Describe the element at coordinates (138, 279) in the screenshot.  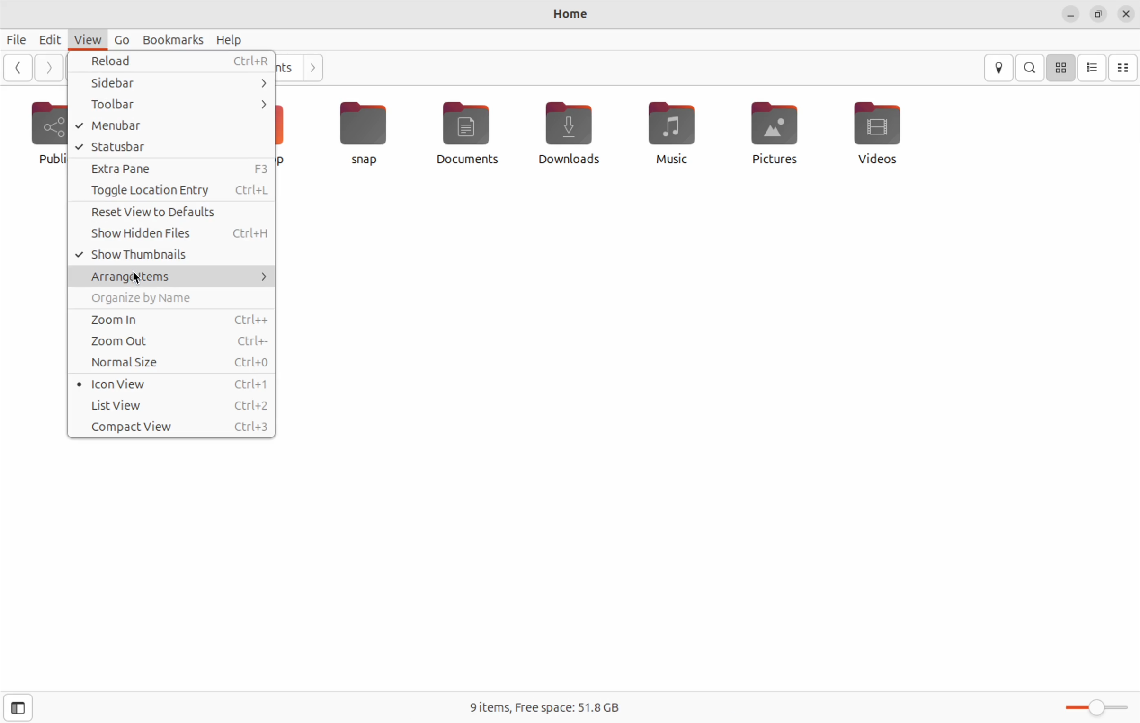
I see `cursor` at that location.